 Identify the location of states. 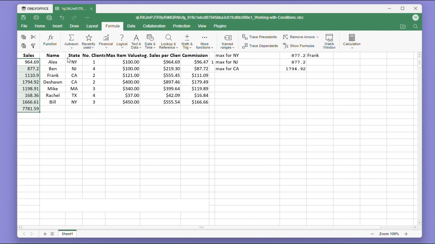
(72, 79).